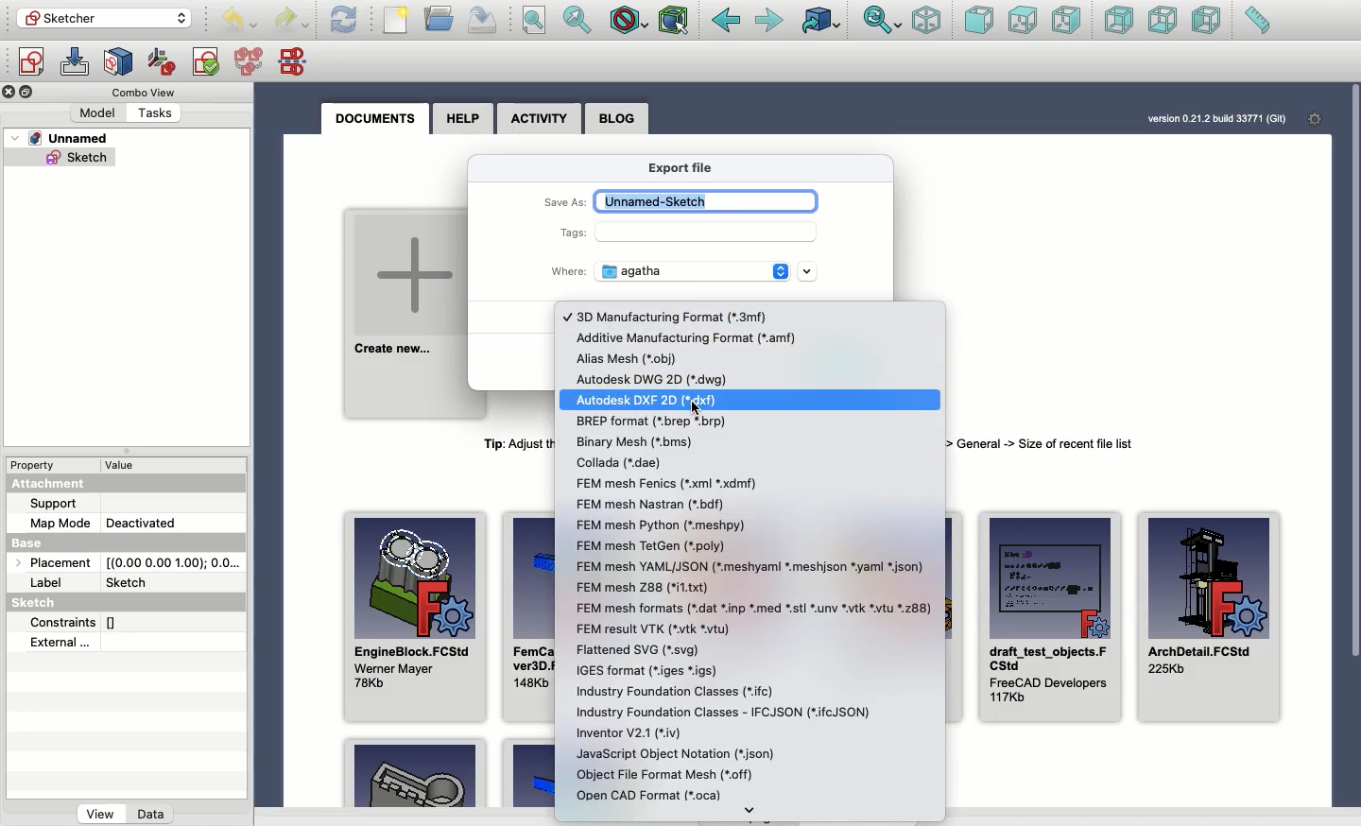 This screenshot has width=1361, height=826. Describe the element at coordinates (756, 609) in the screenshot. I see `FEM mesh formats` at that location.